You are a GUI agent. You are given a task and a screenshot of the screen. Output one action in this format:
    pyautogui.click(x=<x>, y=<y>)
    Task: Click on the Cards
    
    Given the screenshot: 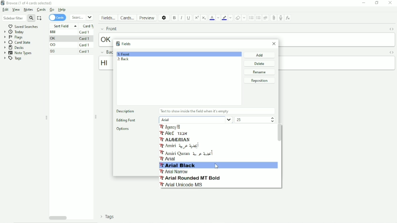 What is the action you would take?
    pyautogui.click(x=57, y=17)
    